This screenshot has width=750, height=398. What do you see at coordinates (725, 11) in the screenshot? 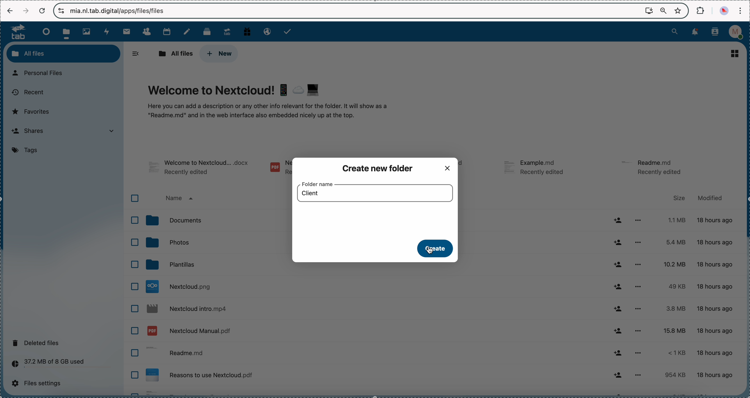
I see `profile picture` at bounding box center [725, 11].